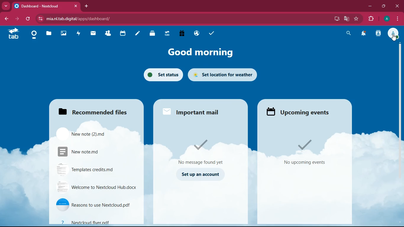 Image resolution: width=404 pixels, height=227 pixels. I want to click on add tab, so click(87, 6).